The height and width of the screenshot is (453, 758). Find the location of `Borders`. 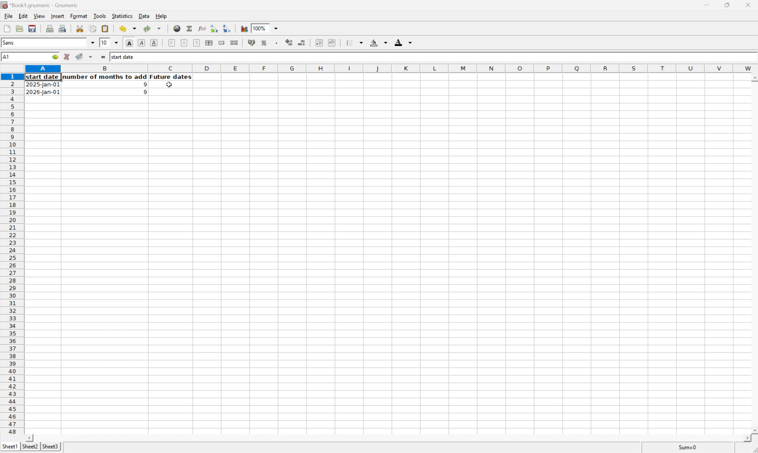

Borders is located at coordinates (354, 43).